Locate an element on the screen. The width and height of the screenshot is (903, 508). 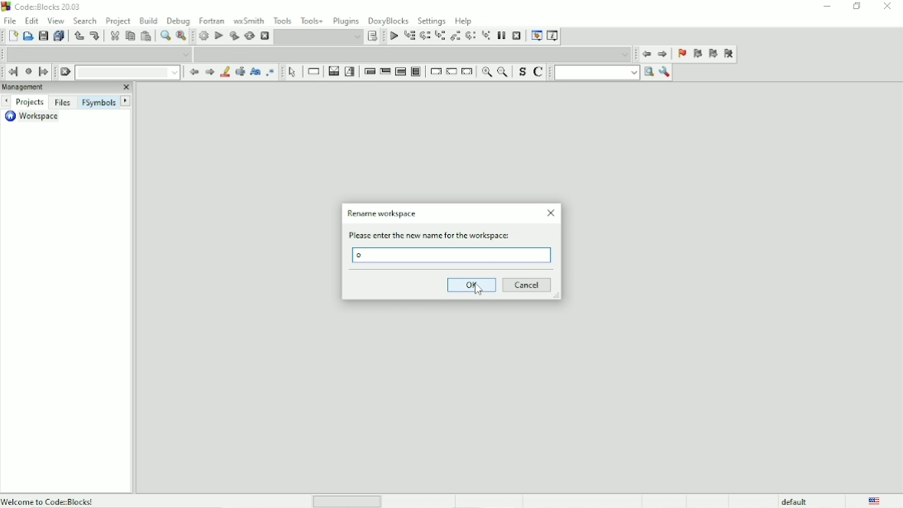
Stop debugger is located at coordinates (517, 36).